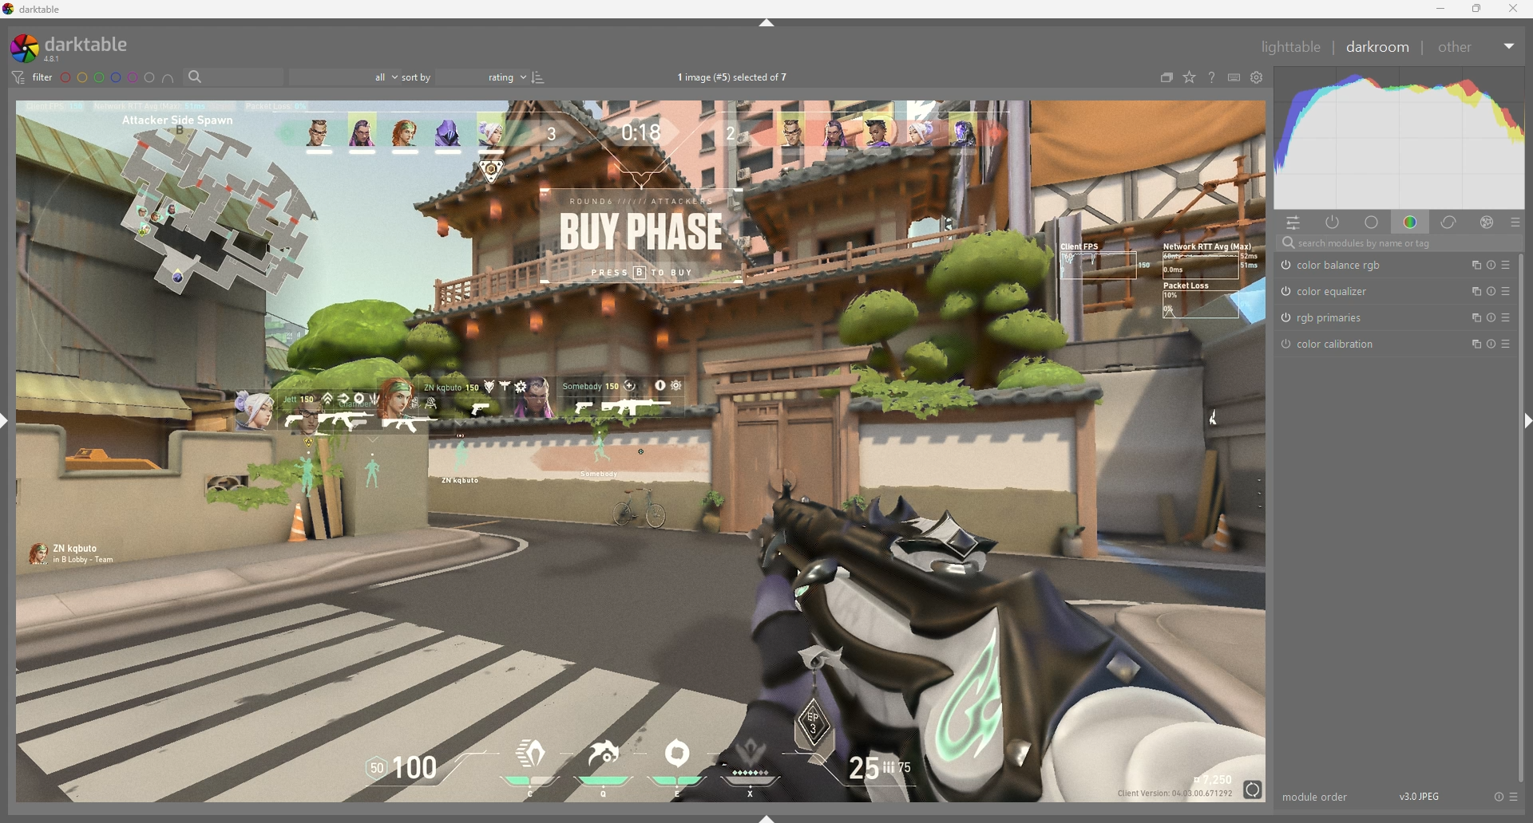 Image resolution: width=1533 pixels, height=823 pixels. What do you see at coordinates (1471, 266) in the screenshot?
I see `multiple instances action` at bounding box center [1471, 266].